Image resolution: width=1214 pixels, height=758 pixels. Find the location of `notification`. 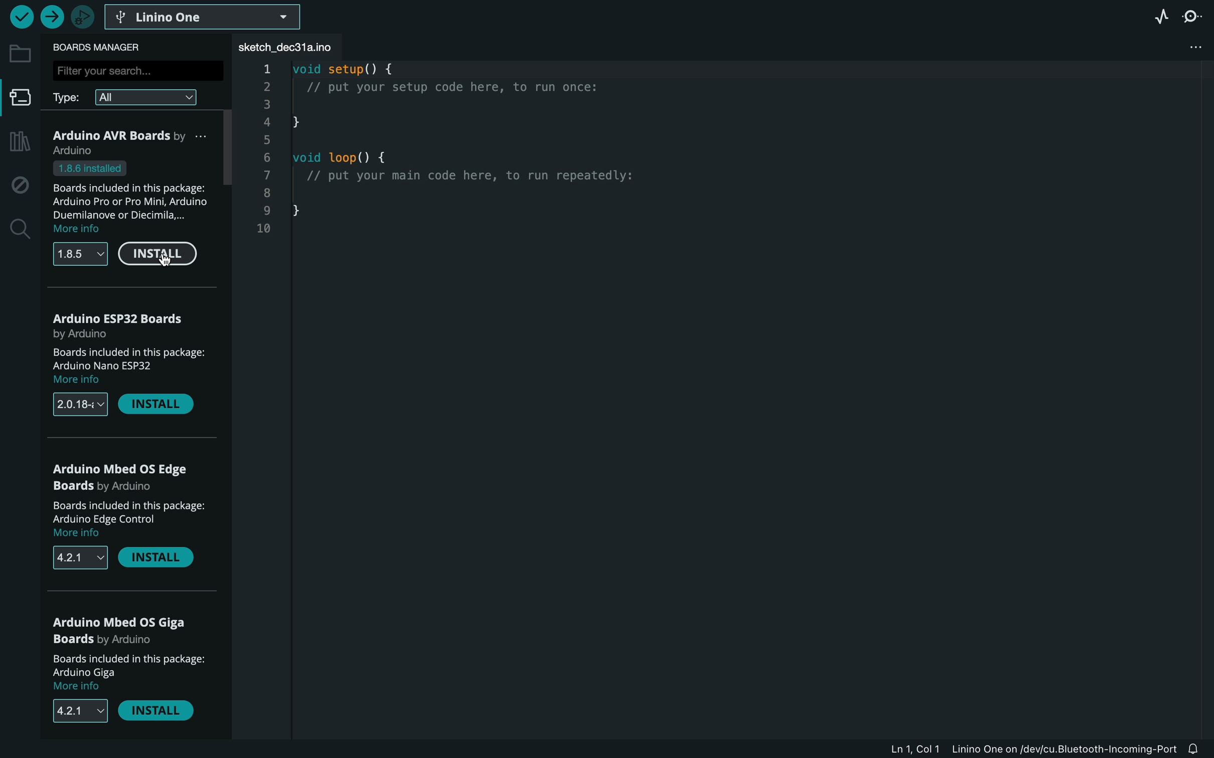

notification is located at coordinates (1200, 749).